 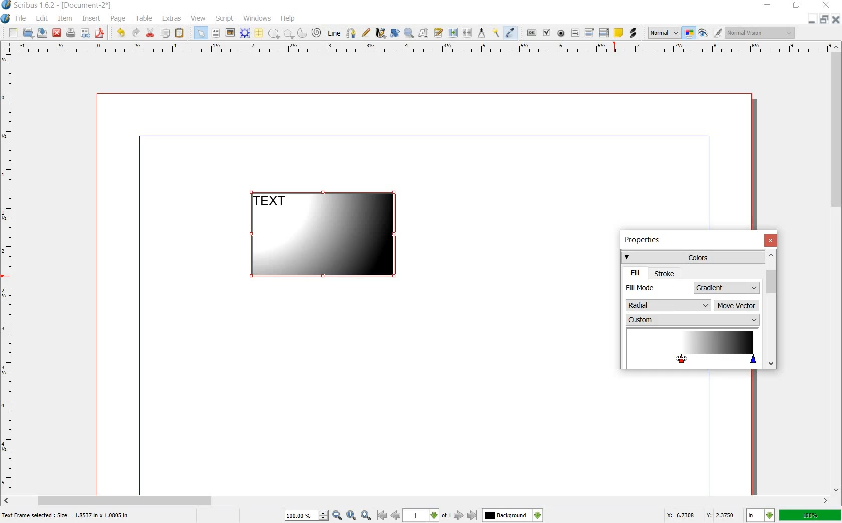 What do you see at coordinates (43, 33) in the screenshot?
I see `save` at bounding box center [43, 33].